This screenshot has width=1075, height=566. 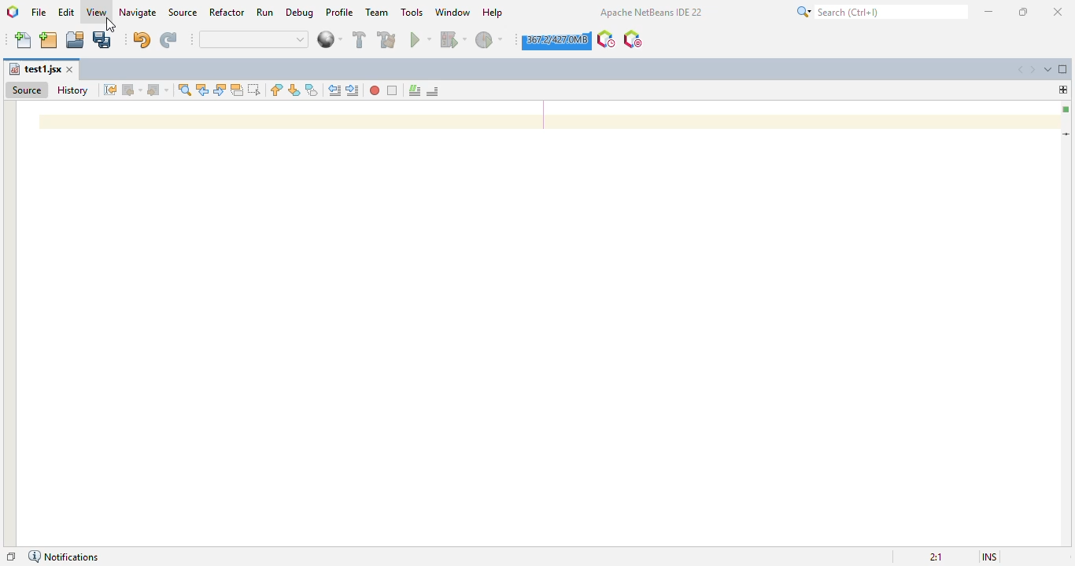 I want to click on pause I/O checks, so click(x=633, y=39).